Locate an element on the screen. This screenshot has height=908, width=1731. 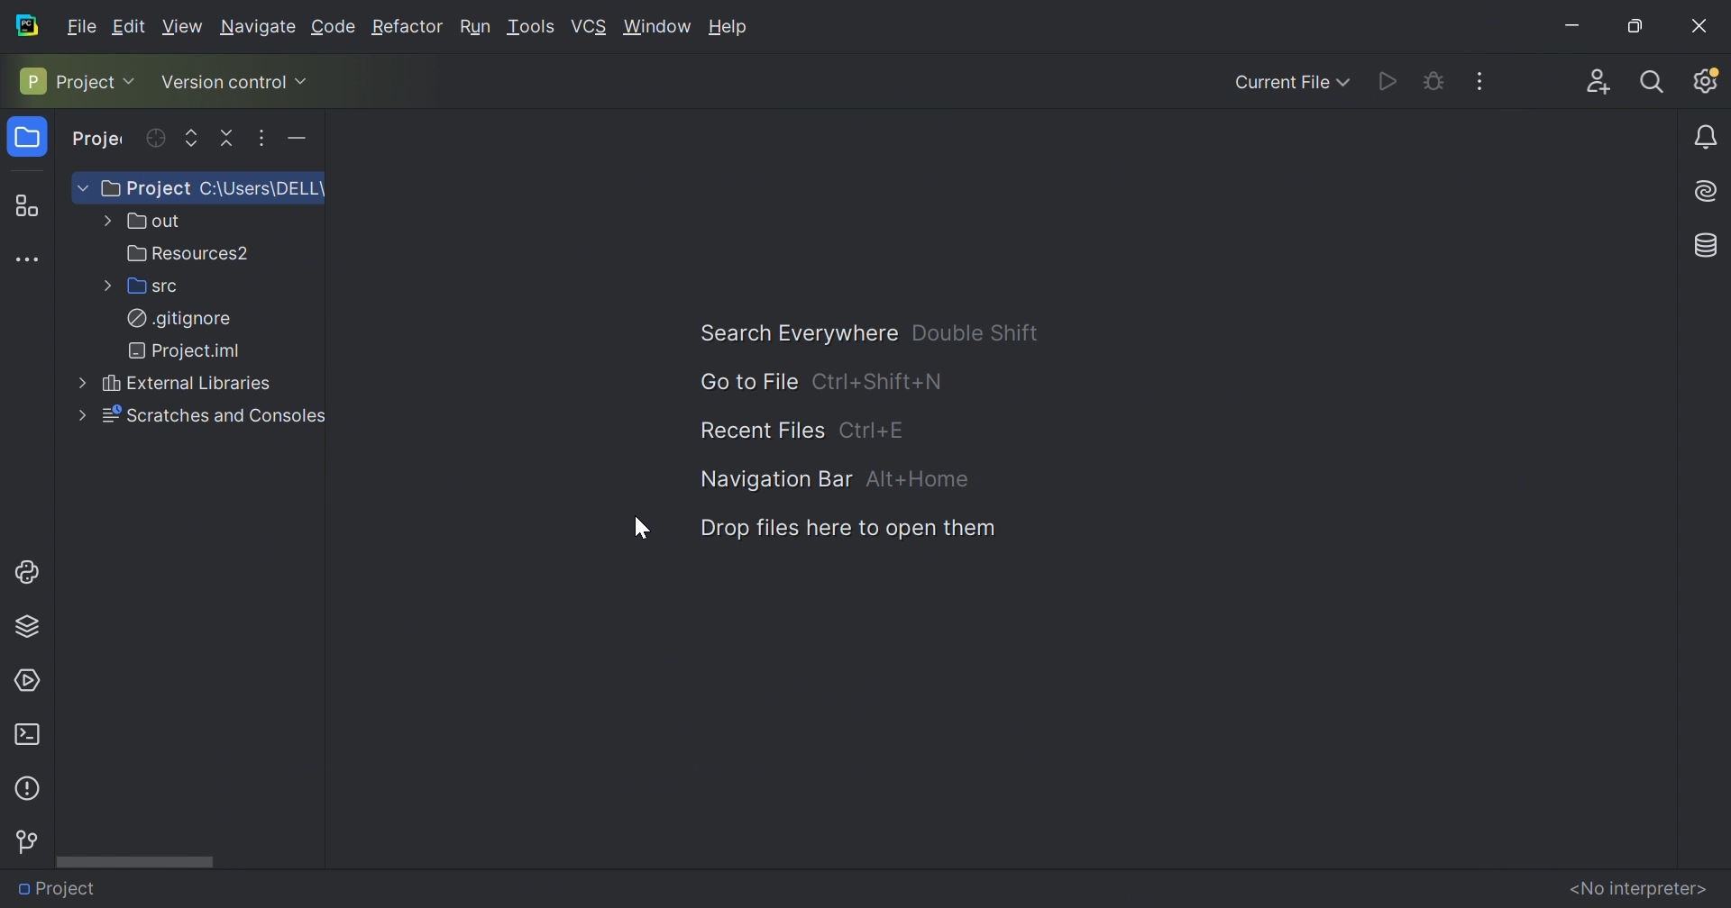
View is located at coordinates (182, 26).